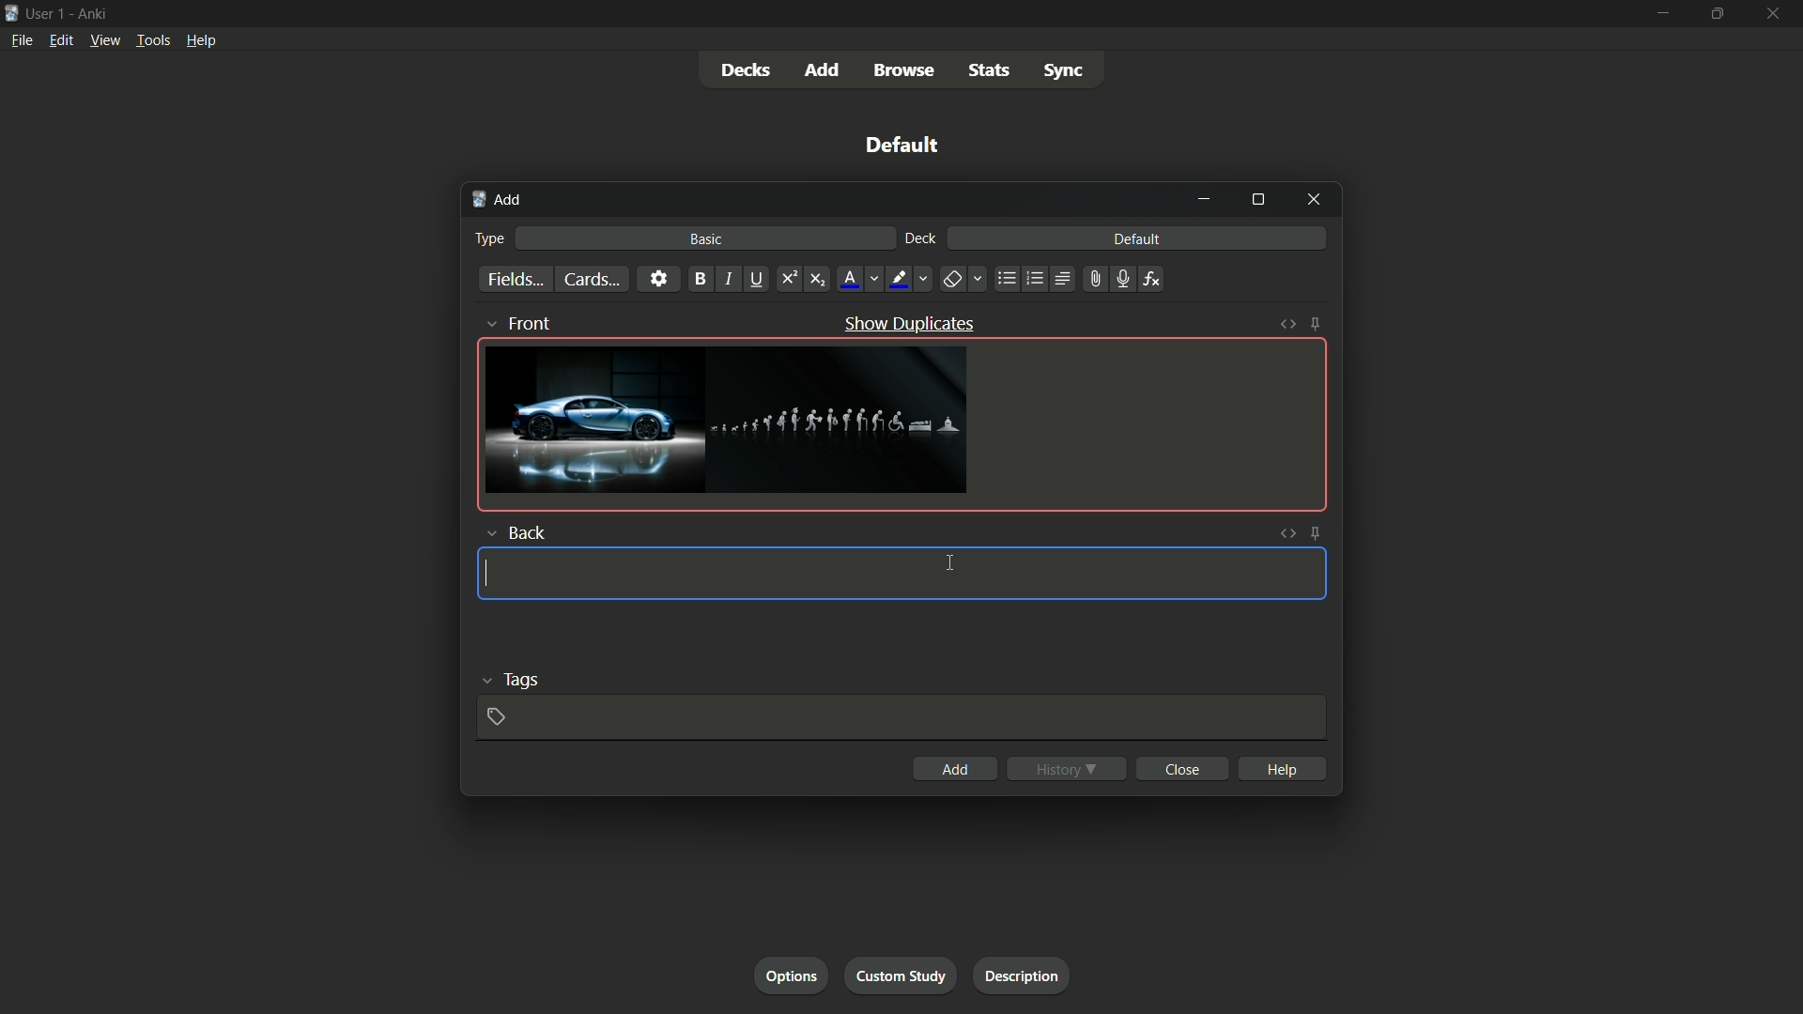  What do you see at coordinates (1068, 769) in the screenshot?
I see `history` at bounding box center [1068, 769].